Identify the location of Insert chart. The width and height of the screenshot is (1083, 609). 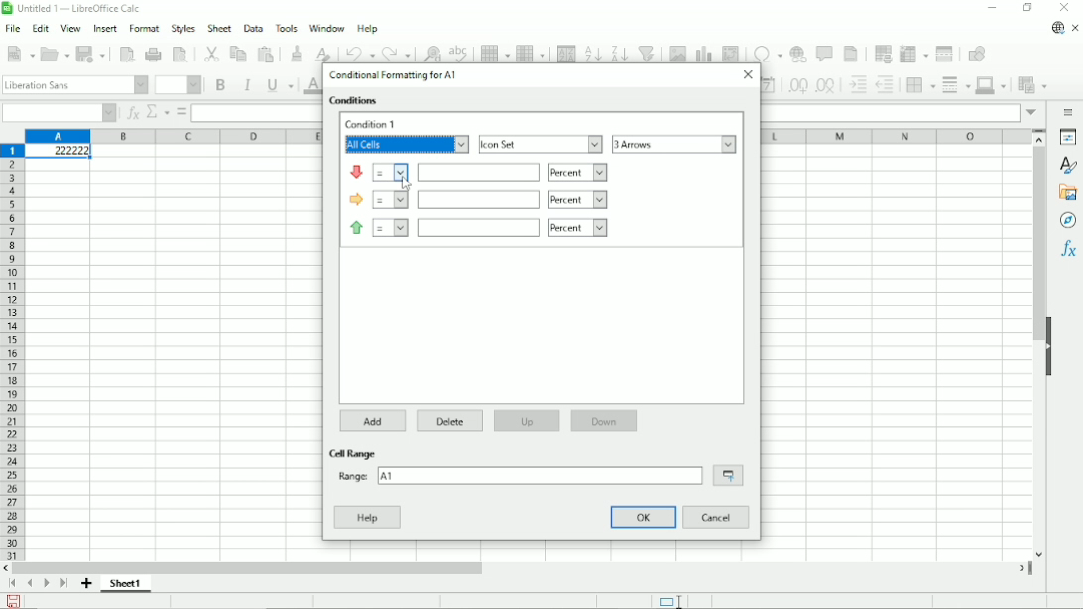
(703, 51).